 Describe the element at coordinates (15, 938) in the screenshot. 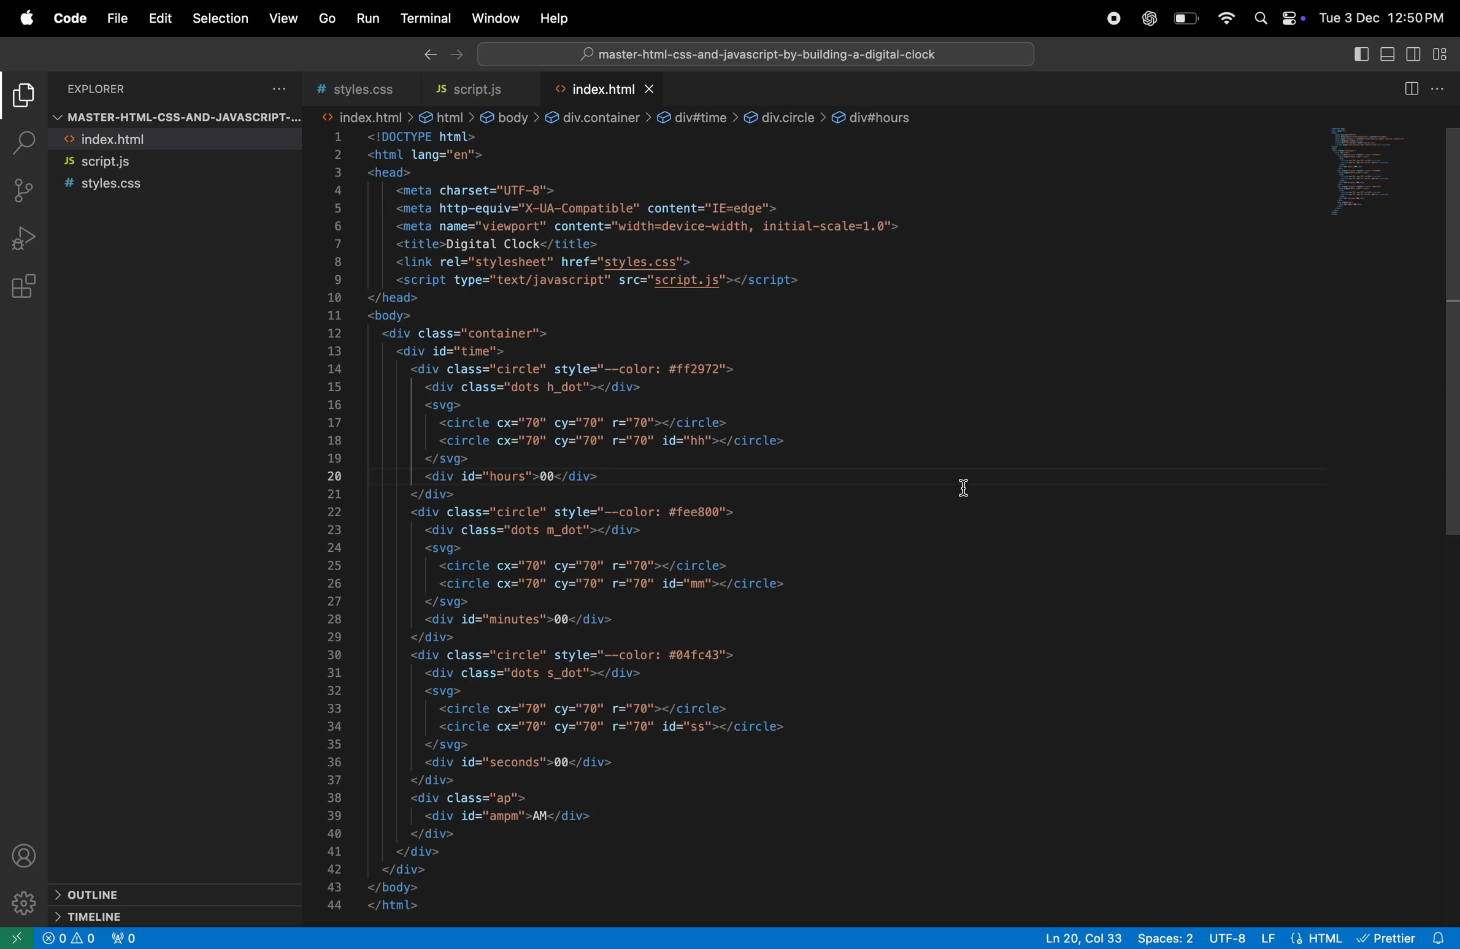

I see `open remote window` at that location.